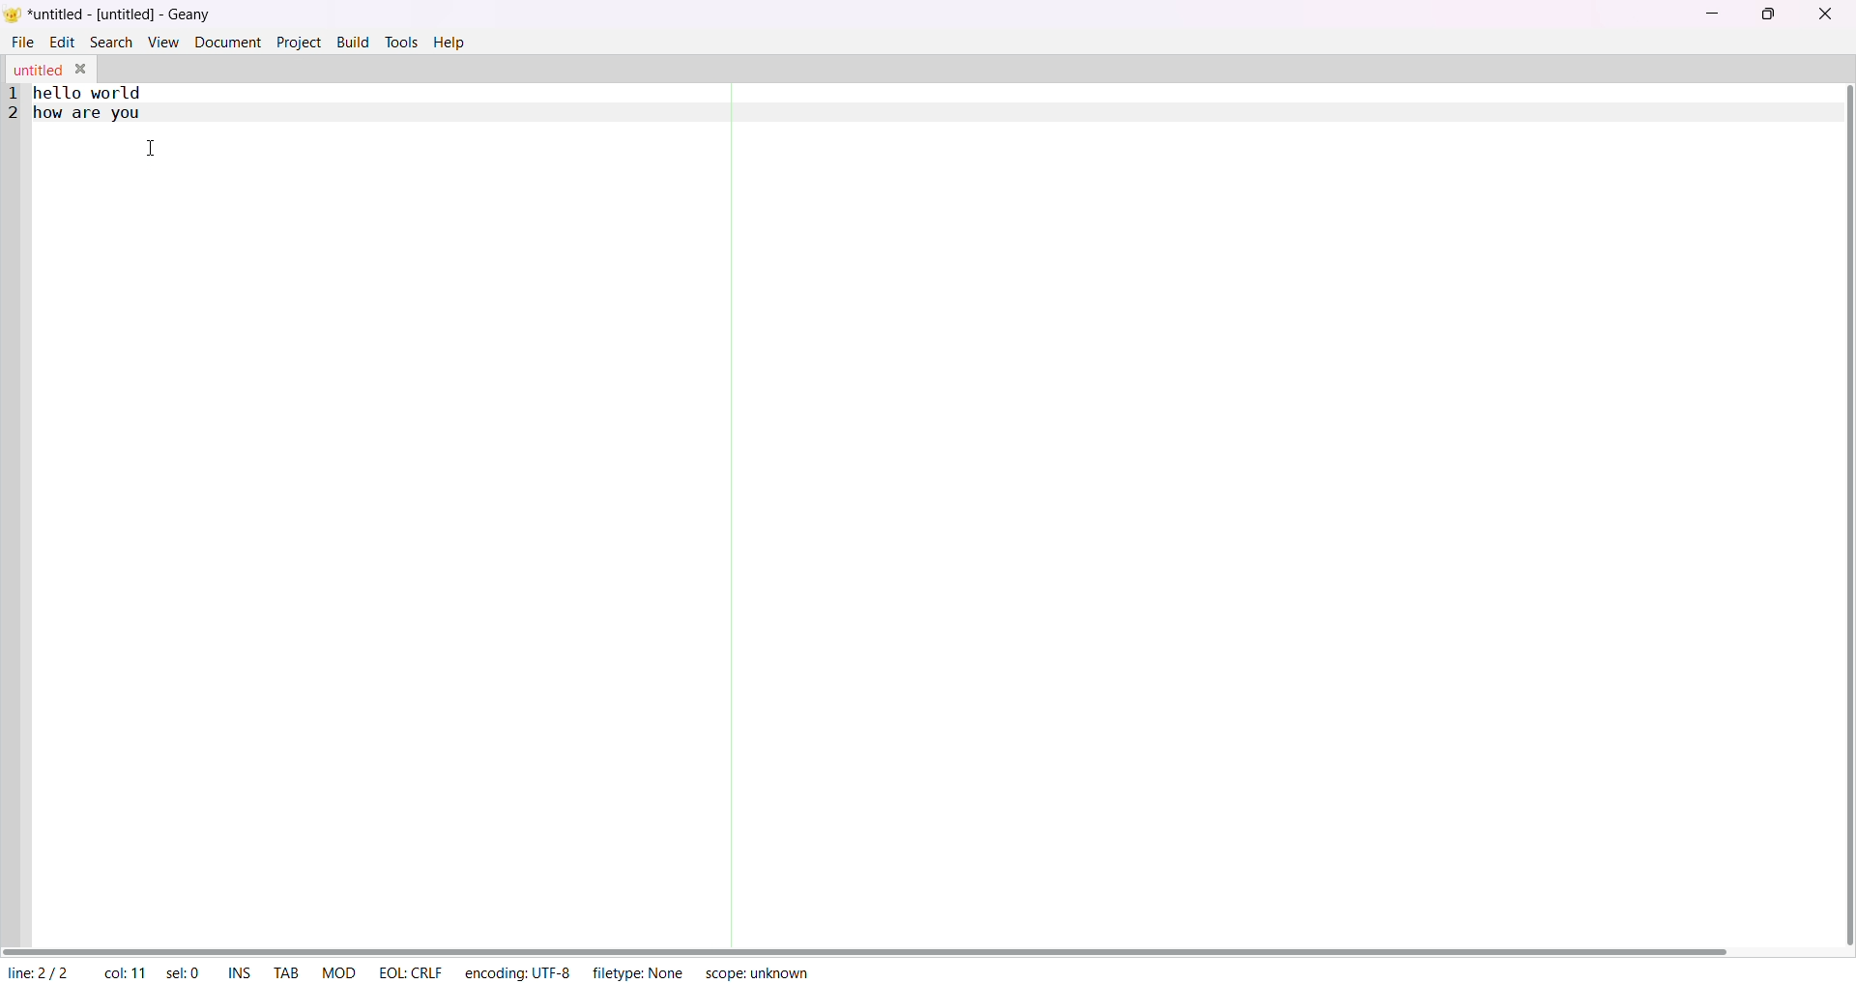  I want to click on view, so click(162, 41).